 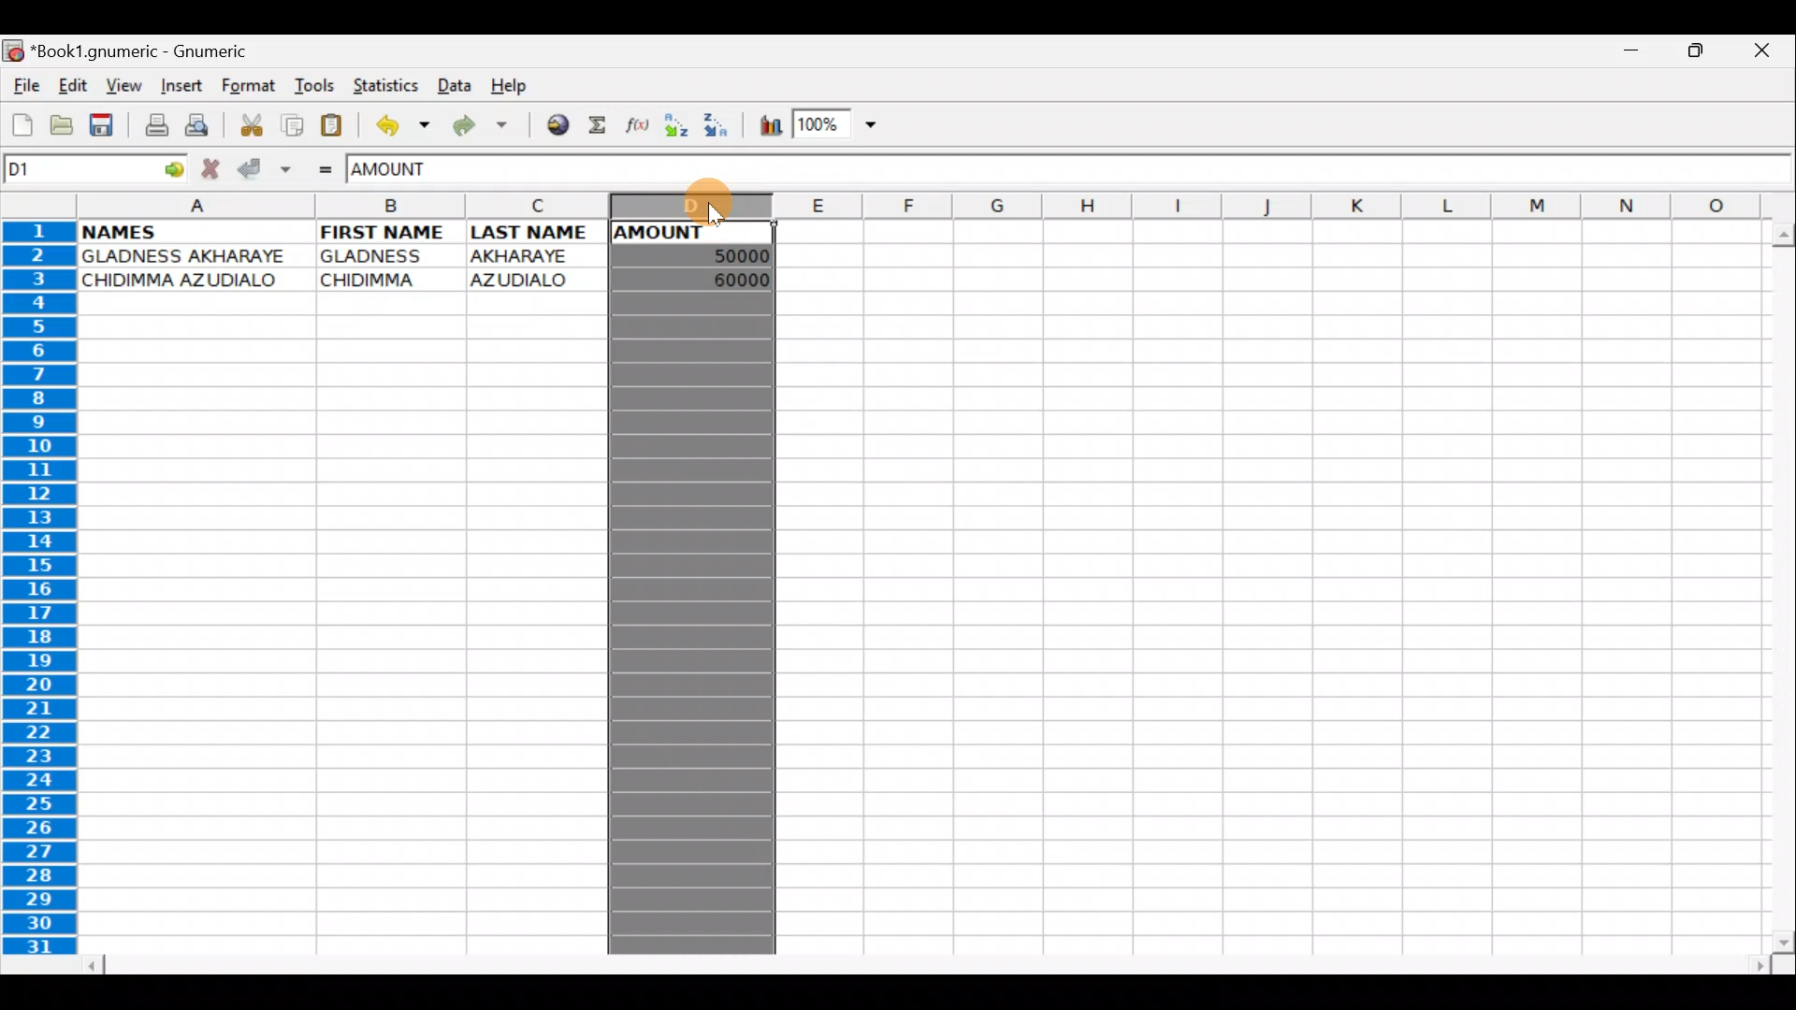 What do you see at coordinates (385, 256) in the screenshot?
I see `GLADNESS` at bounding box center [385, 256].